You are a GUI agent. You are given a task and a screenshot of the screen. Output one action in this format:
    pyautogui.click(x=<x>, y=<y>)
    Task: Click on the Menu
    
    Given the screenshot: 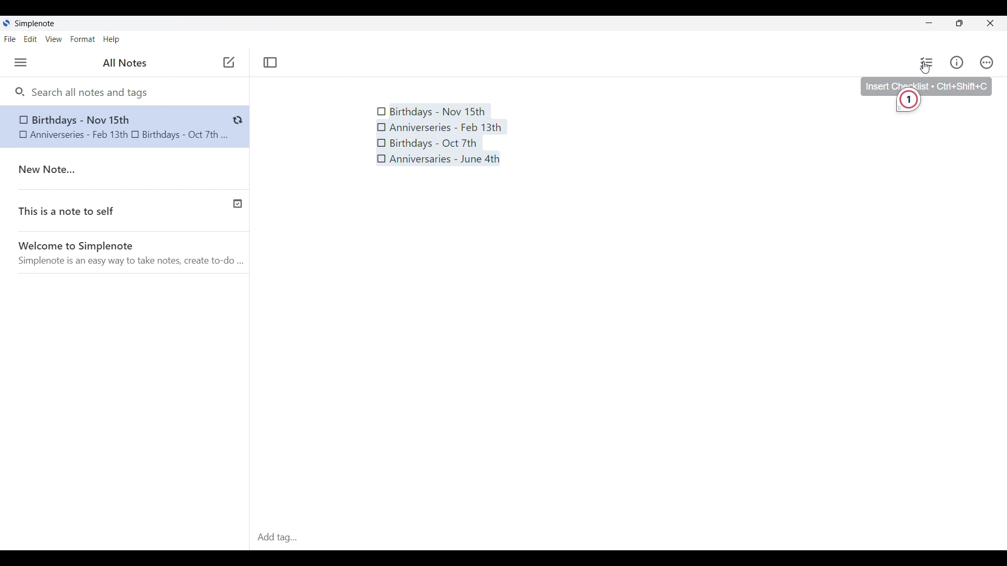 What is the action you would take?
    pyautogui.click(x=20, y=62)
    